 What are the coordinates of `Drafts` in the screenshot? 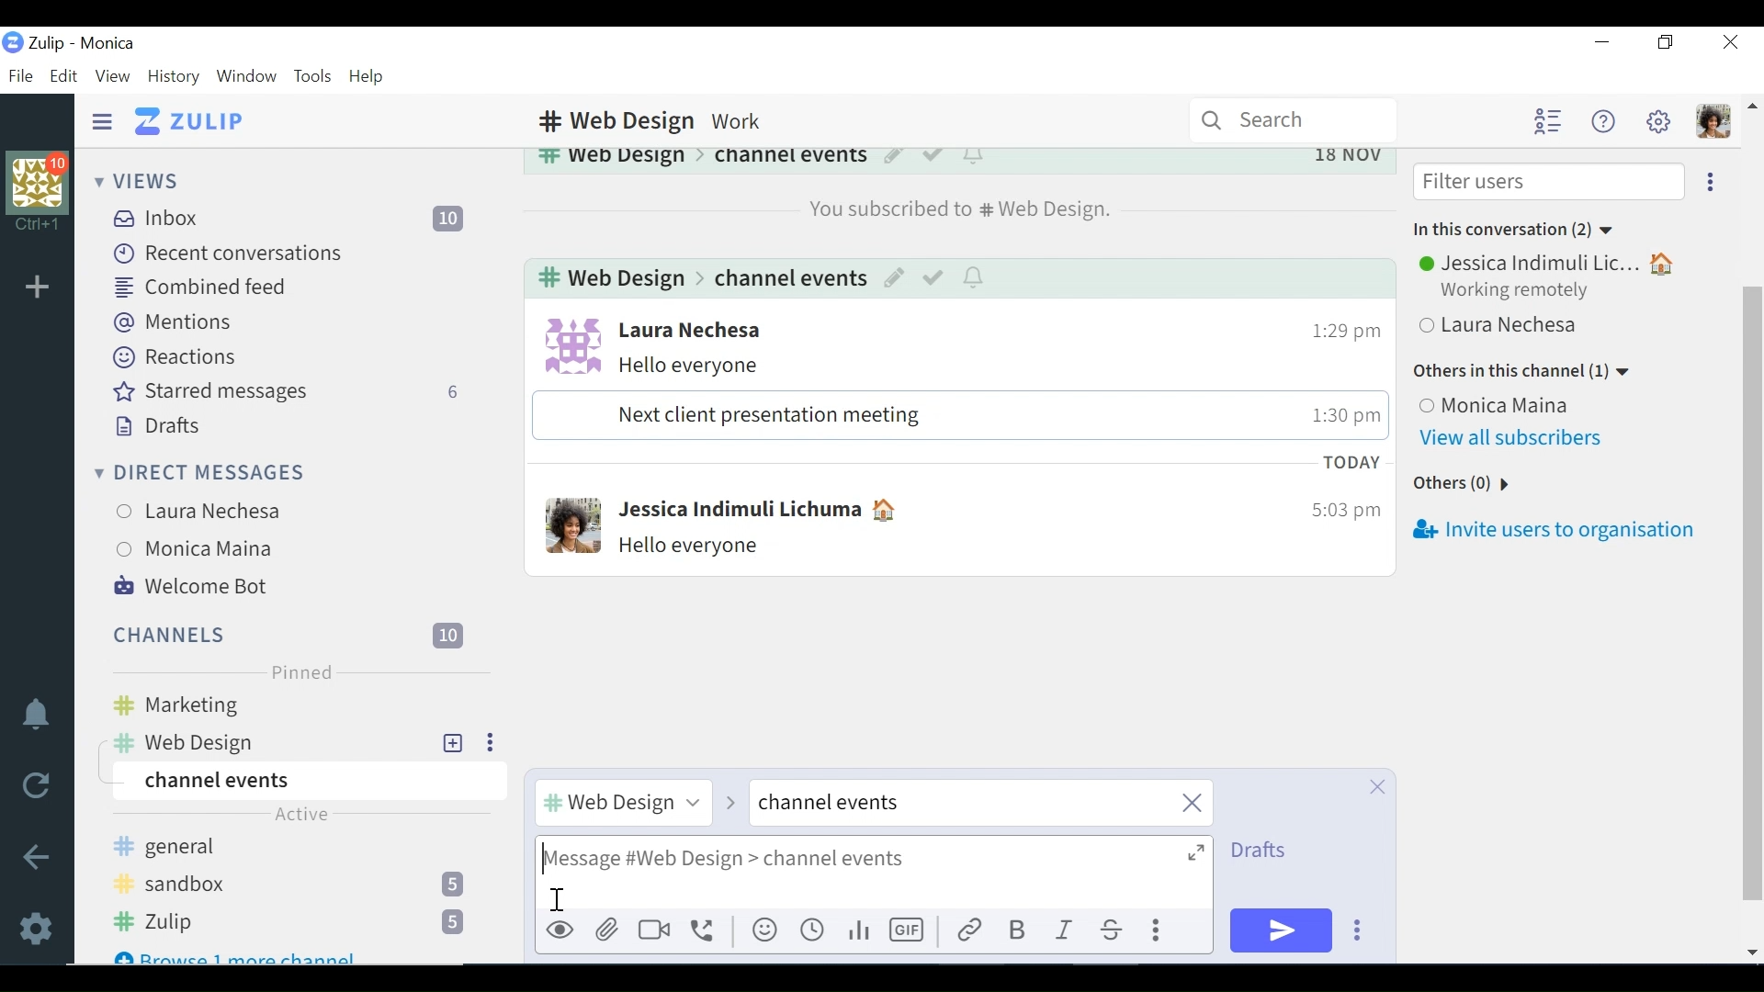 It's located at (1264, 851).